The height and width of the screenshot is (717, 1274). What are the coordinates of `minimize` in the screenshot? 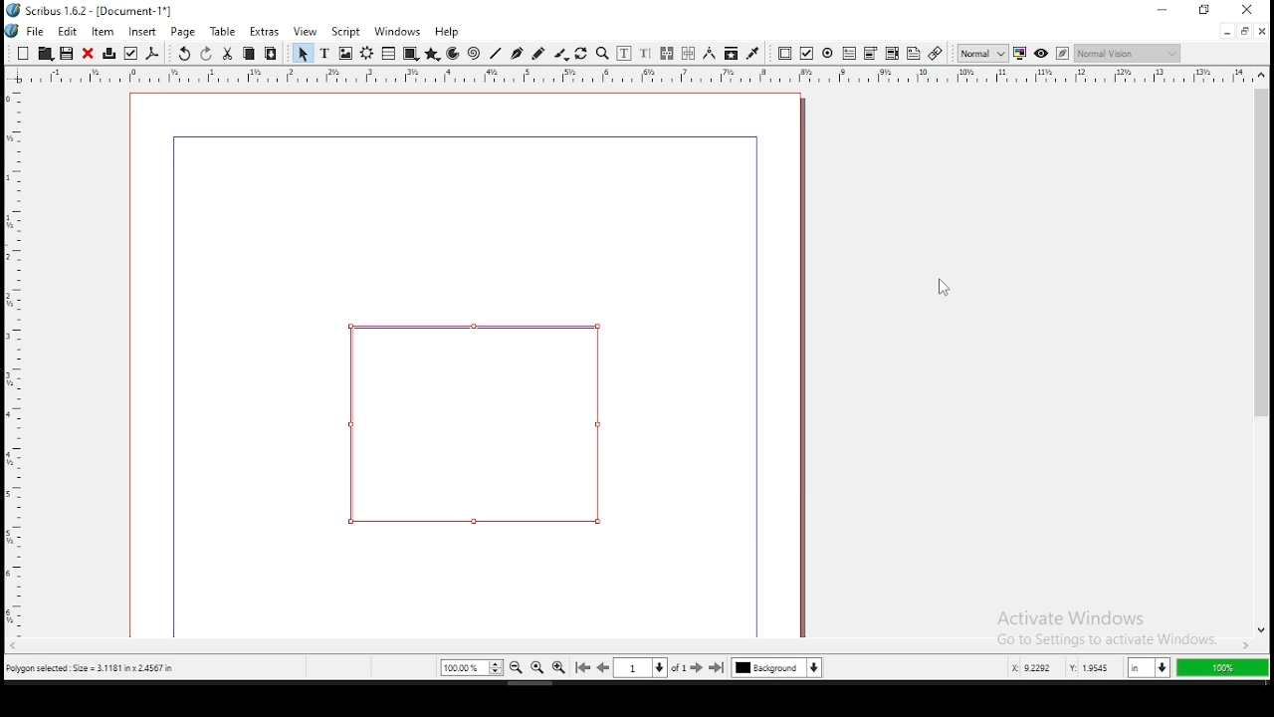 It's located at (1226, 33).